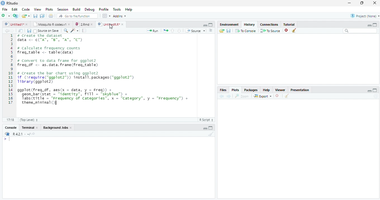 The width and height of the screenshot is (380, 200). I want to click on Environment, so click(229, 25).